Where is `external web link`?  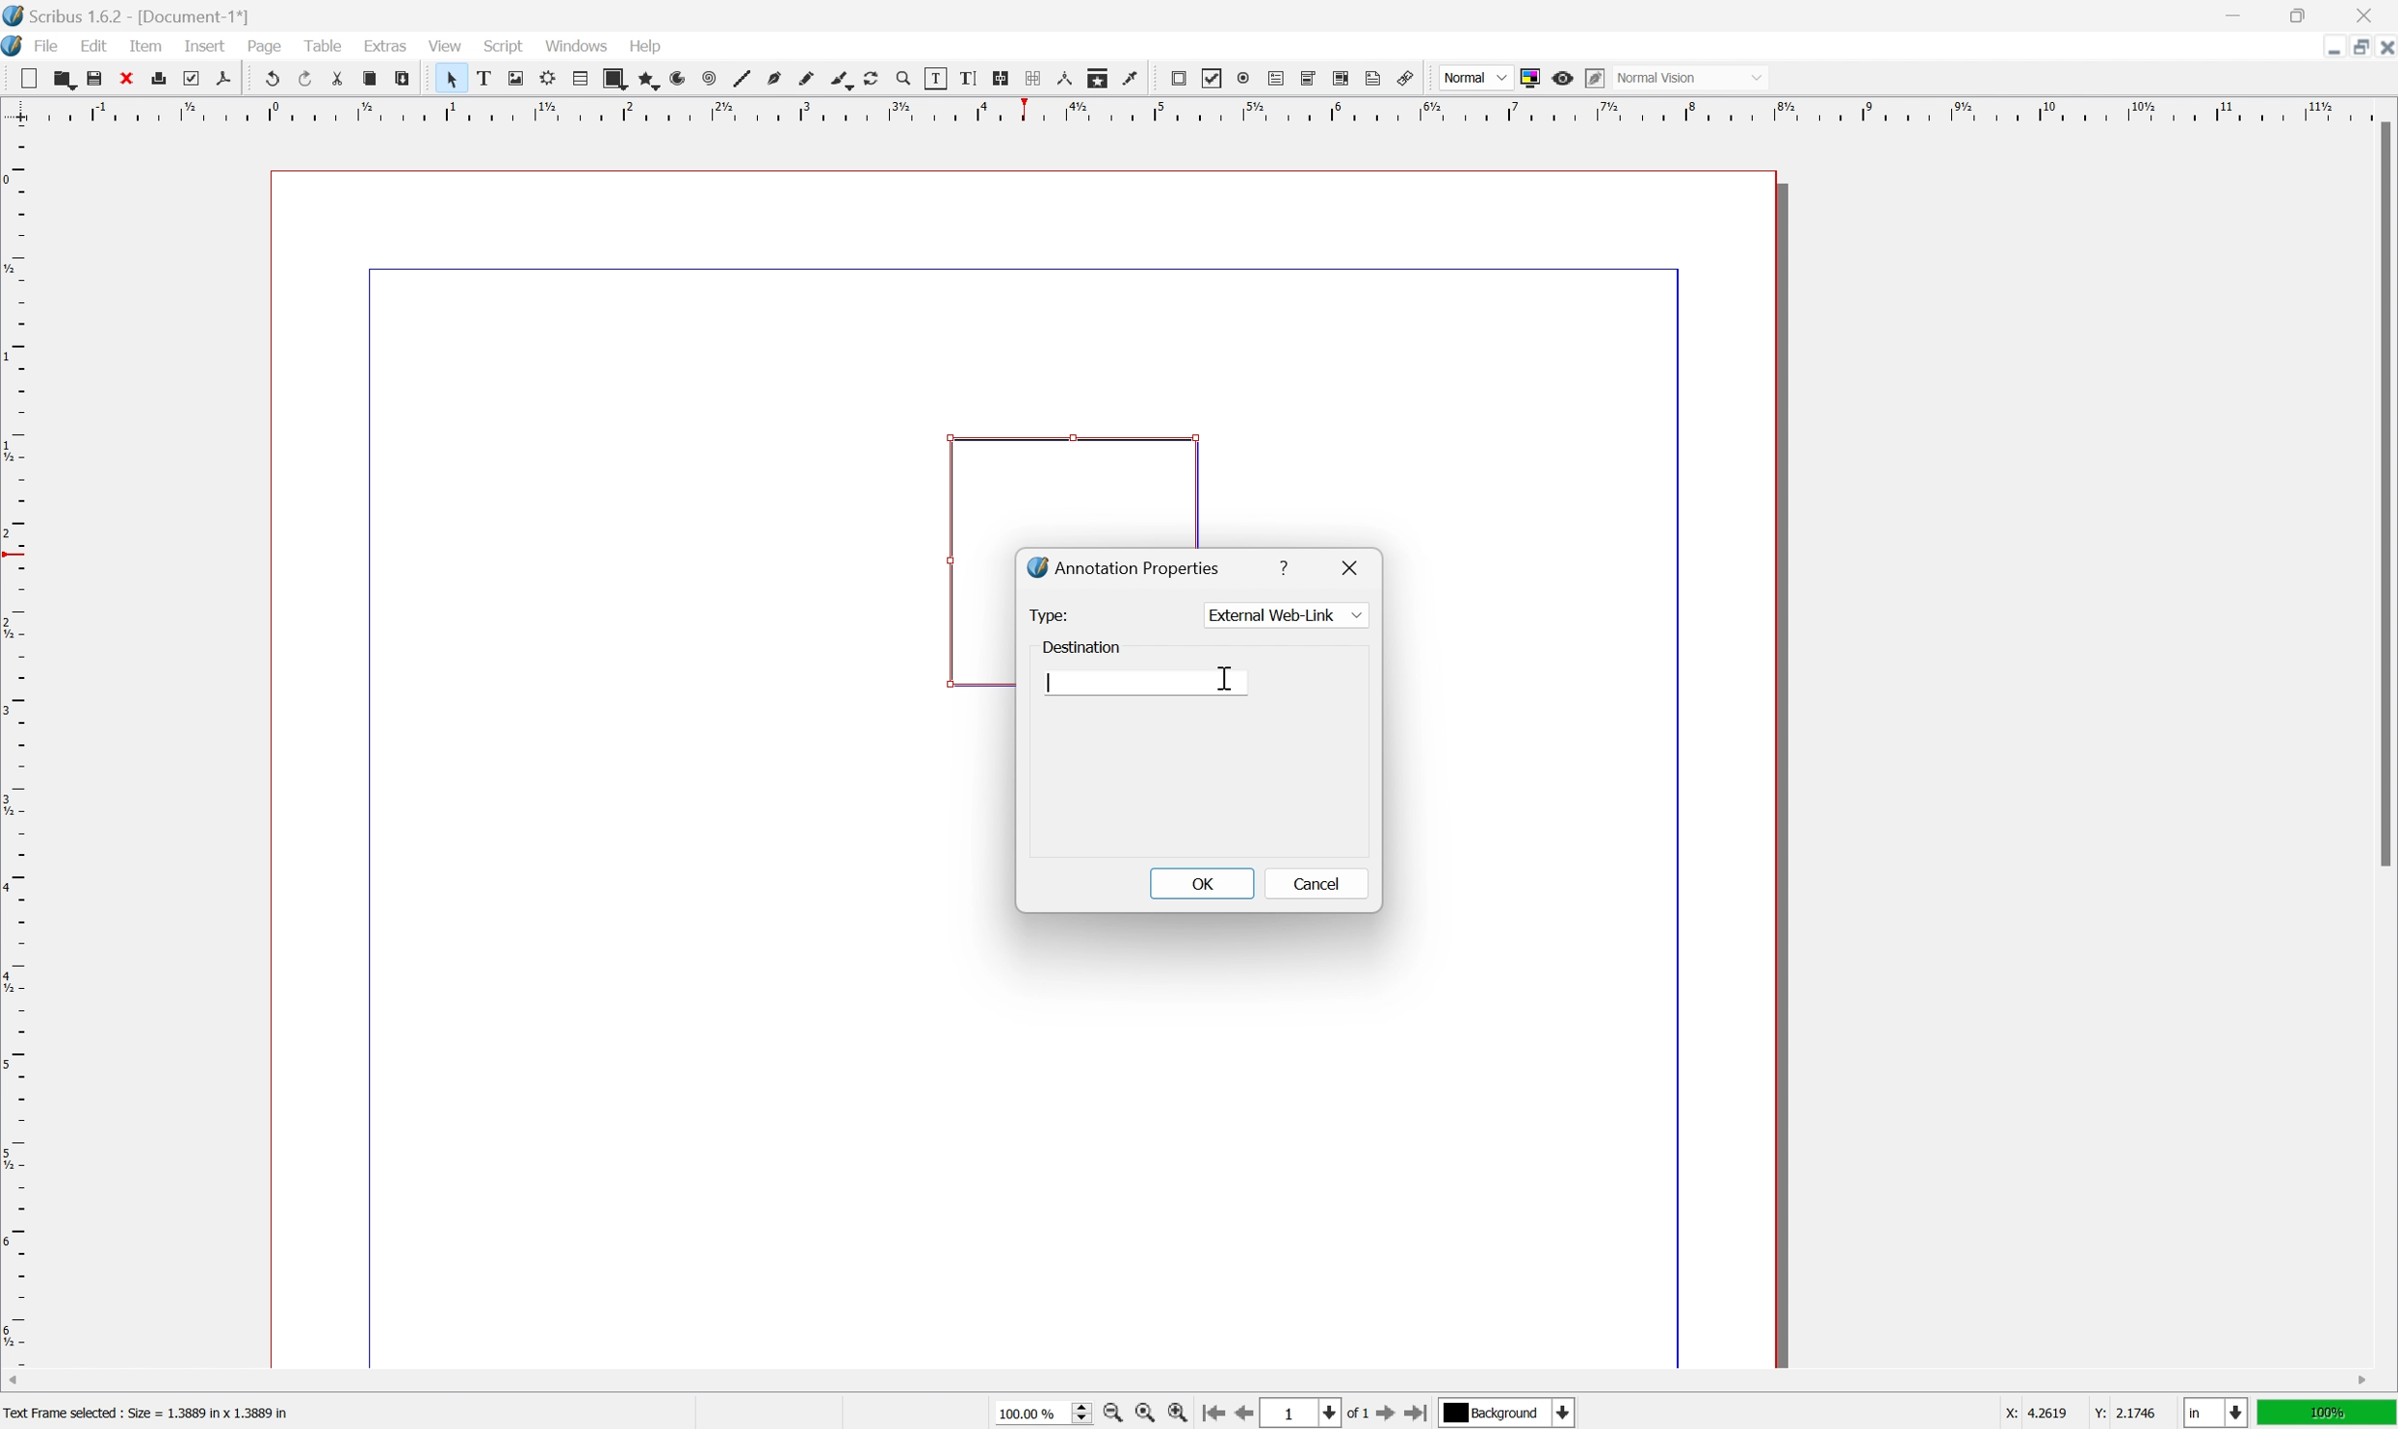 external web link is located at coordinates (1285, 613).